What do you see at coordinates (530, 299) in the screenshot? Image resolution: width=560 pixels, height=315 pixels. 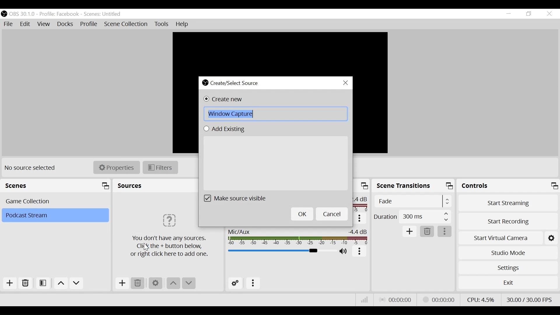 I see `Frame Per Second` at bounding box center [530, 299].